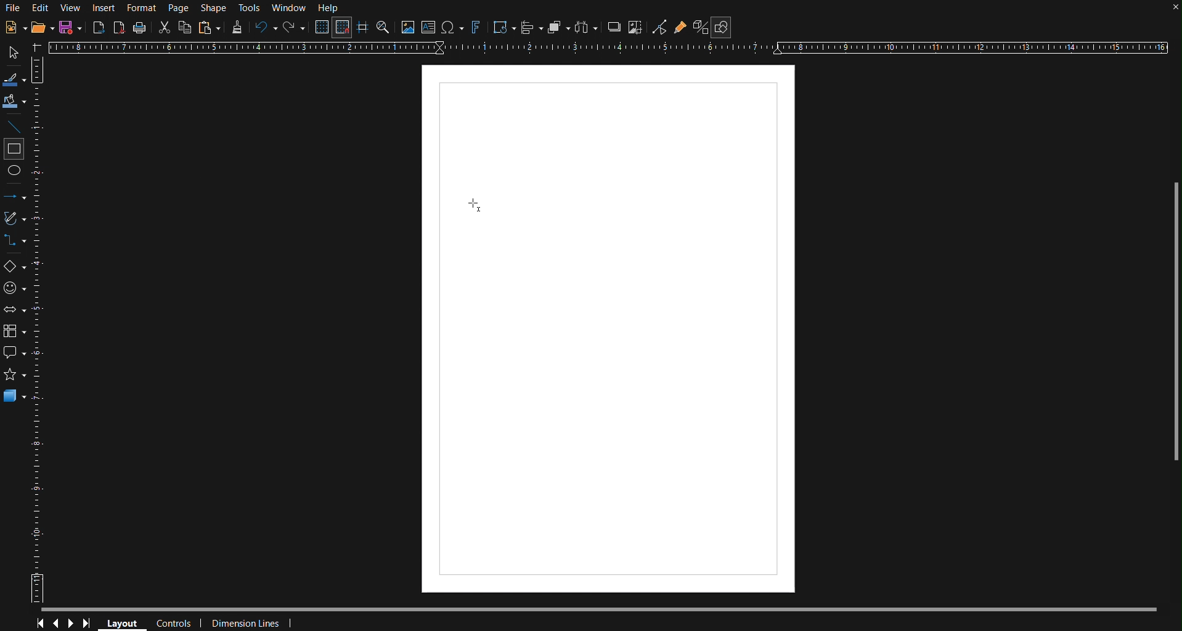 This screenshot has height=631, width=1182. Describe the element at coordinates (701, 26) in the screenshot. I see `Toggle Extrusion` at that location.